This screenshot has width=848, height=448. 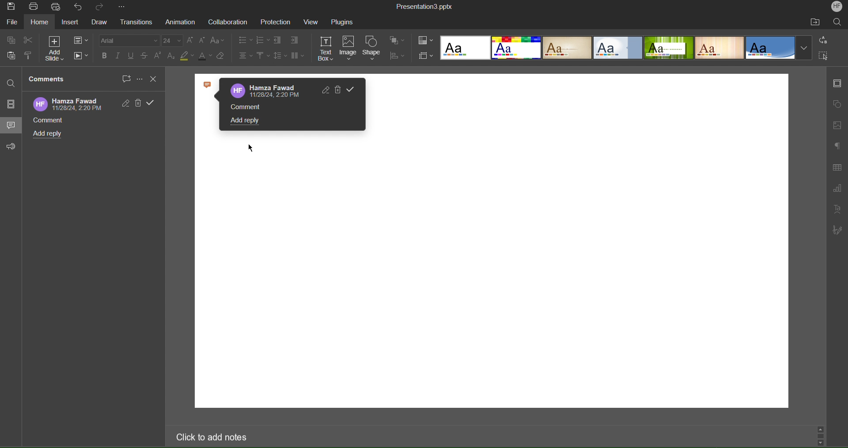 What do you see at coordinates (138, 78) in the screenshot?
I see `More` at bounding box center [138, 78].